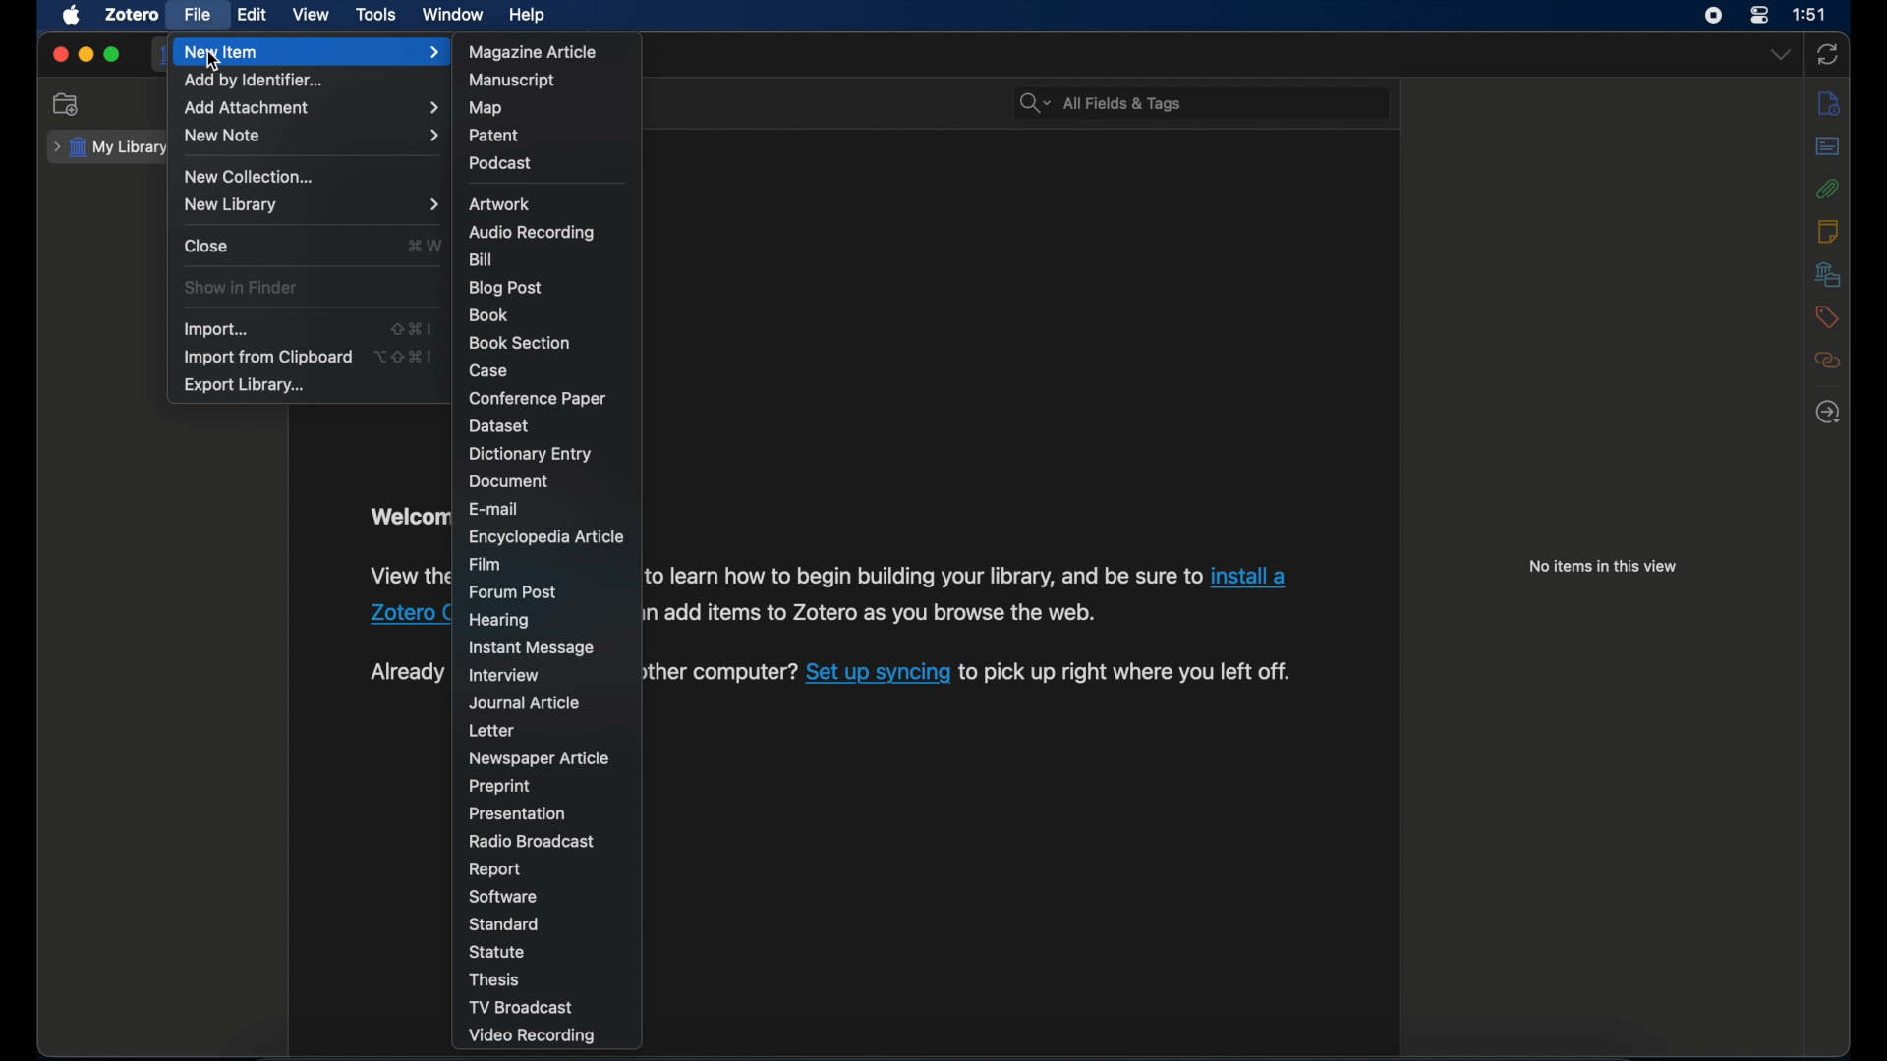 This screenshot has width=1887, height=1061. I want to click on maximize, so click(112, 56).